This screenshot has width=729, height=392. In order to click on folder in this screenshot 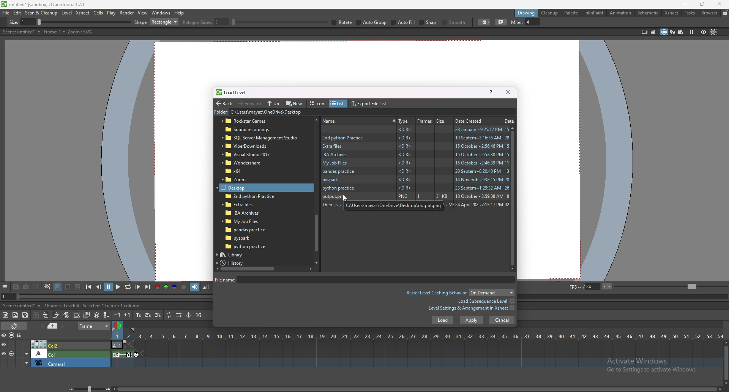, I will do `click(254, 130)`.